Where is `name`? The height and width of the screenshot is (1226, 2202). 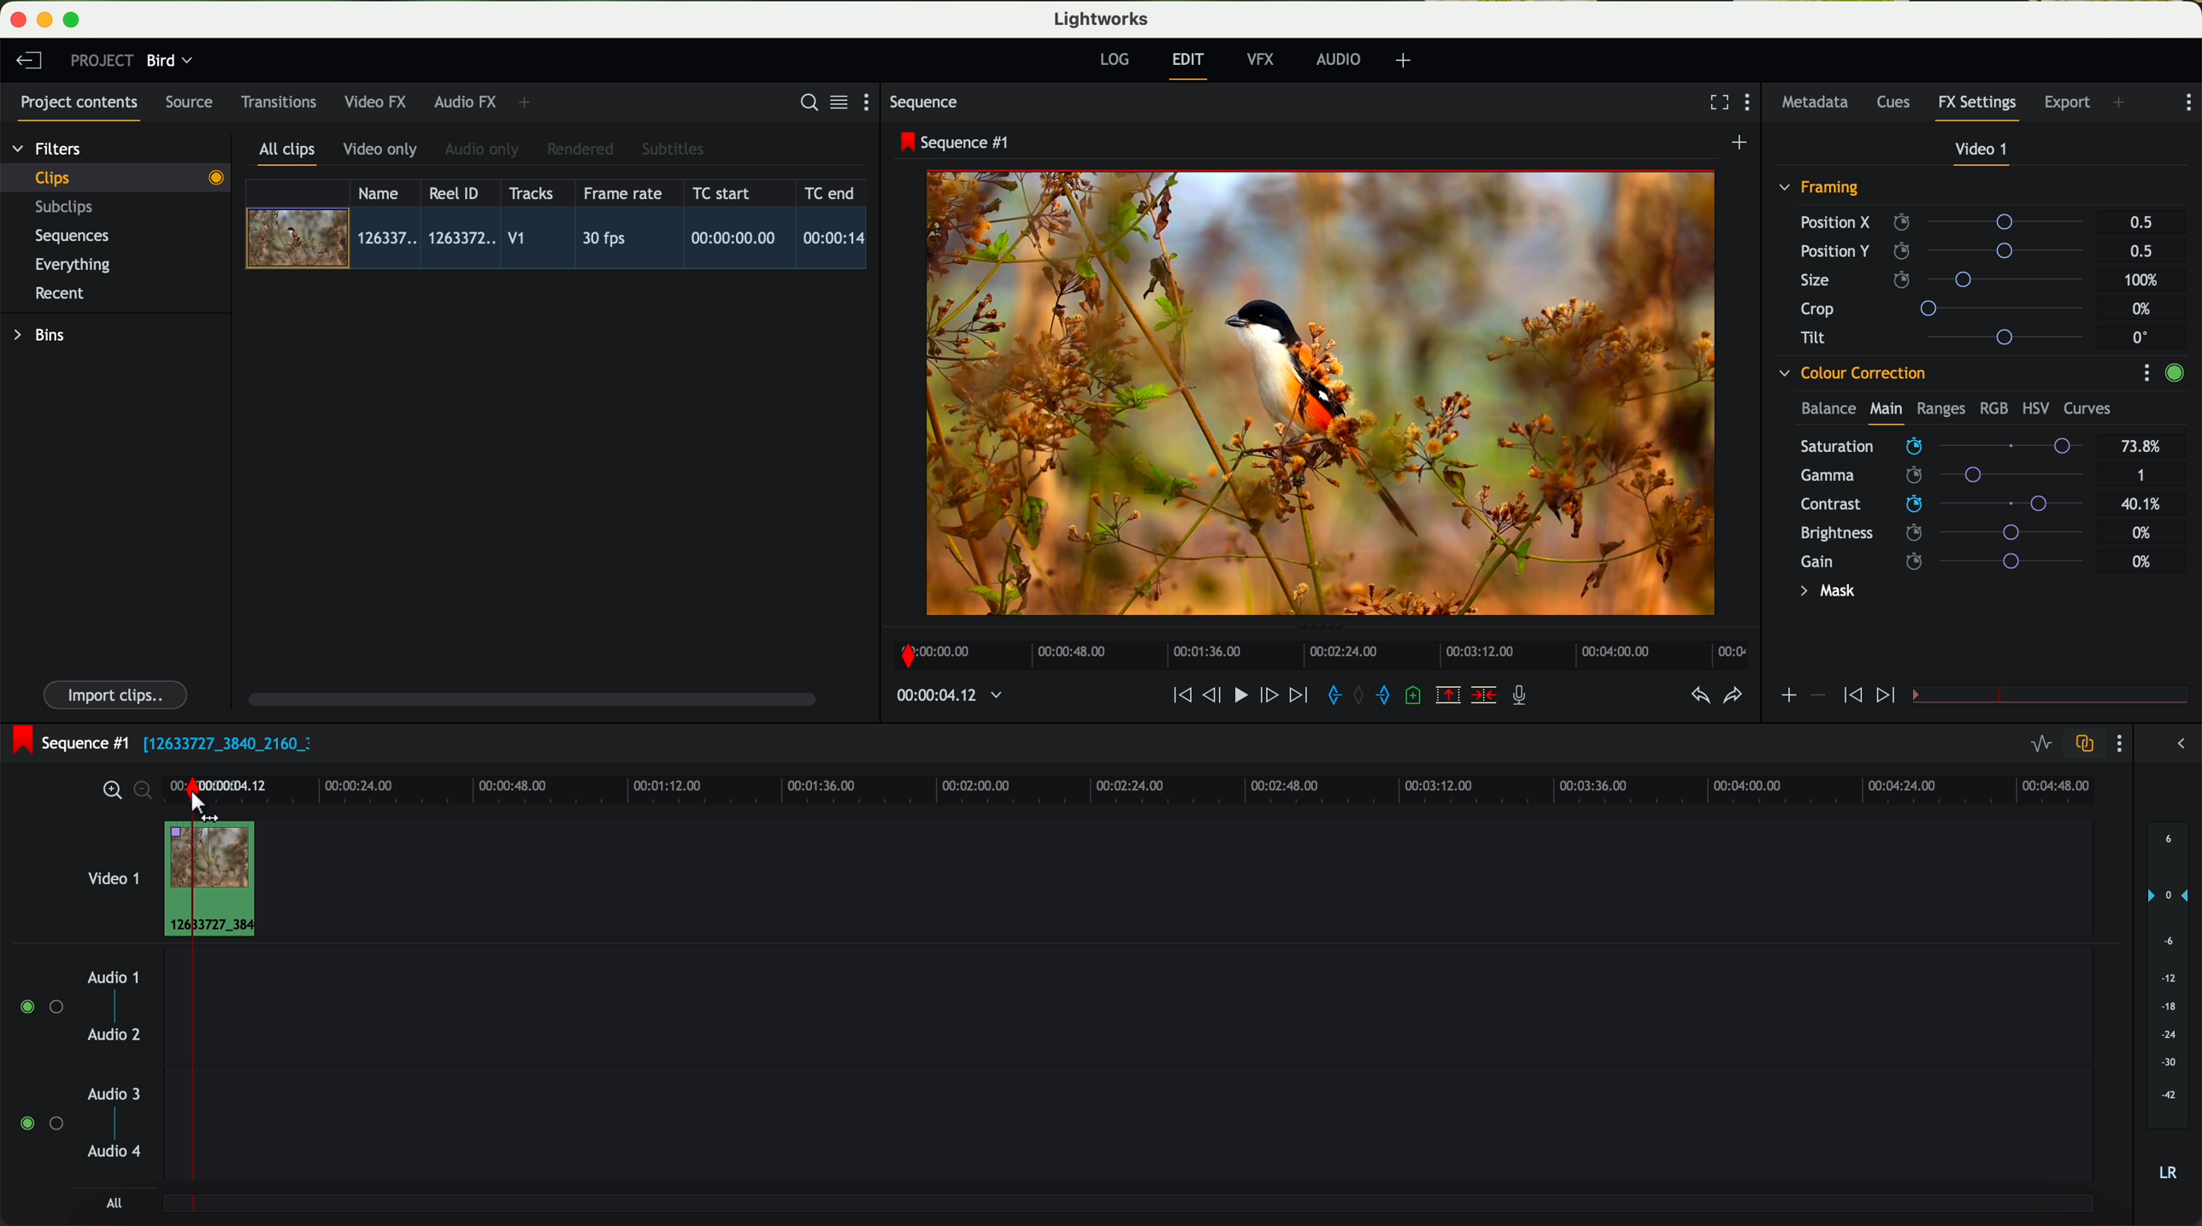 name is located at coordinates (385, 193).